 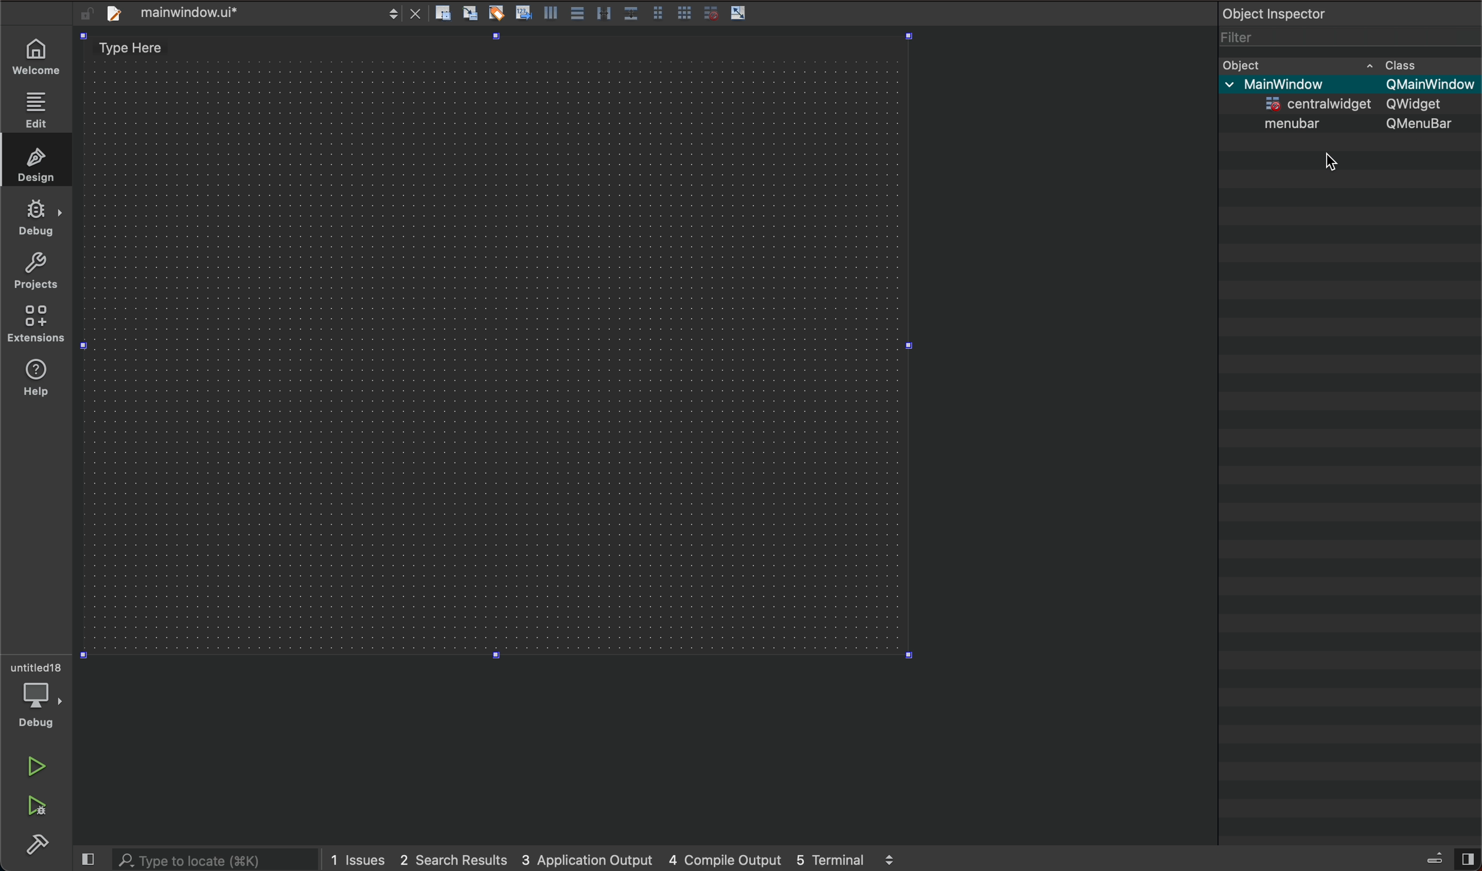 What do you see at coordinates (35, 804) in the screenshot?
I see `run debug` at bounding box center [35, 804].